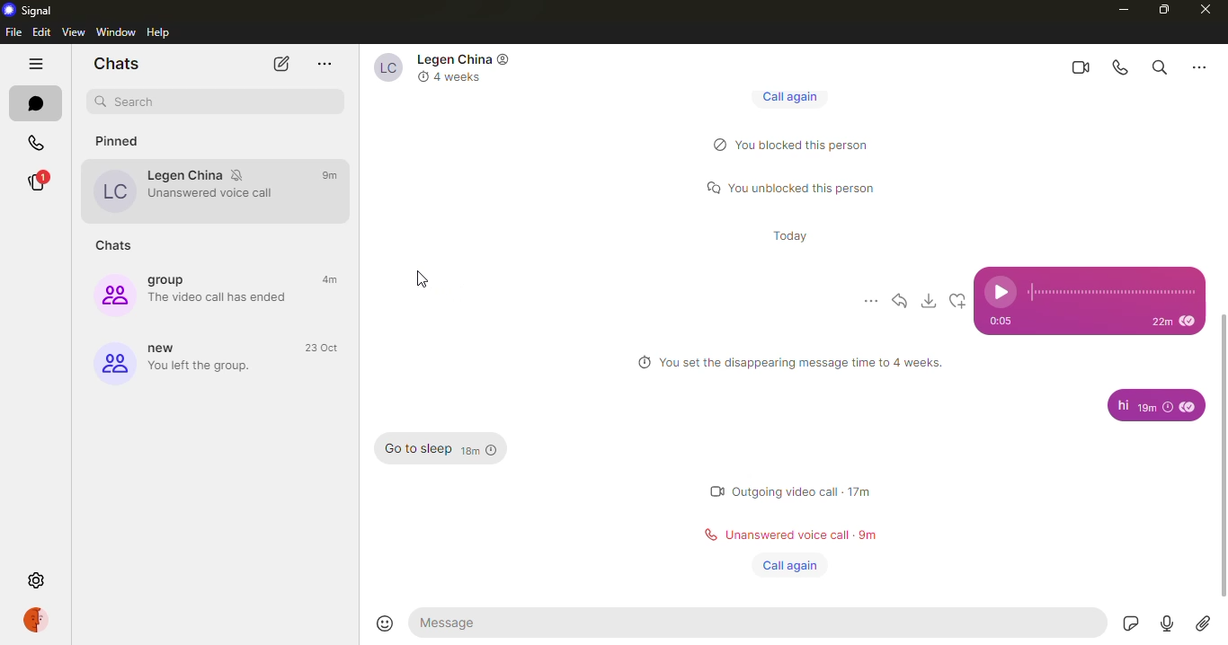 The image size is (1228, 645). Describe the element at coordinates (483, 451) in the screenshot. I see `time` at that location.